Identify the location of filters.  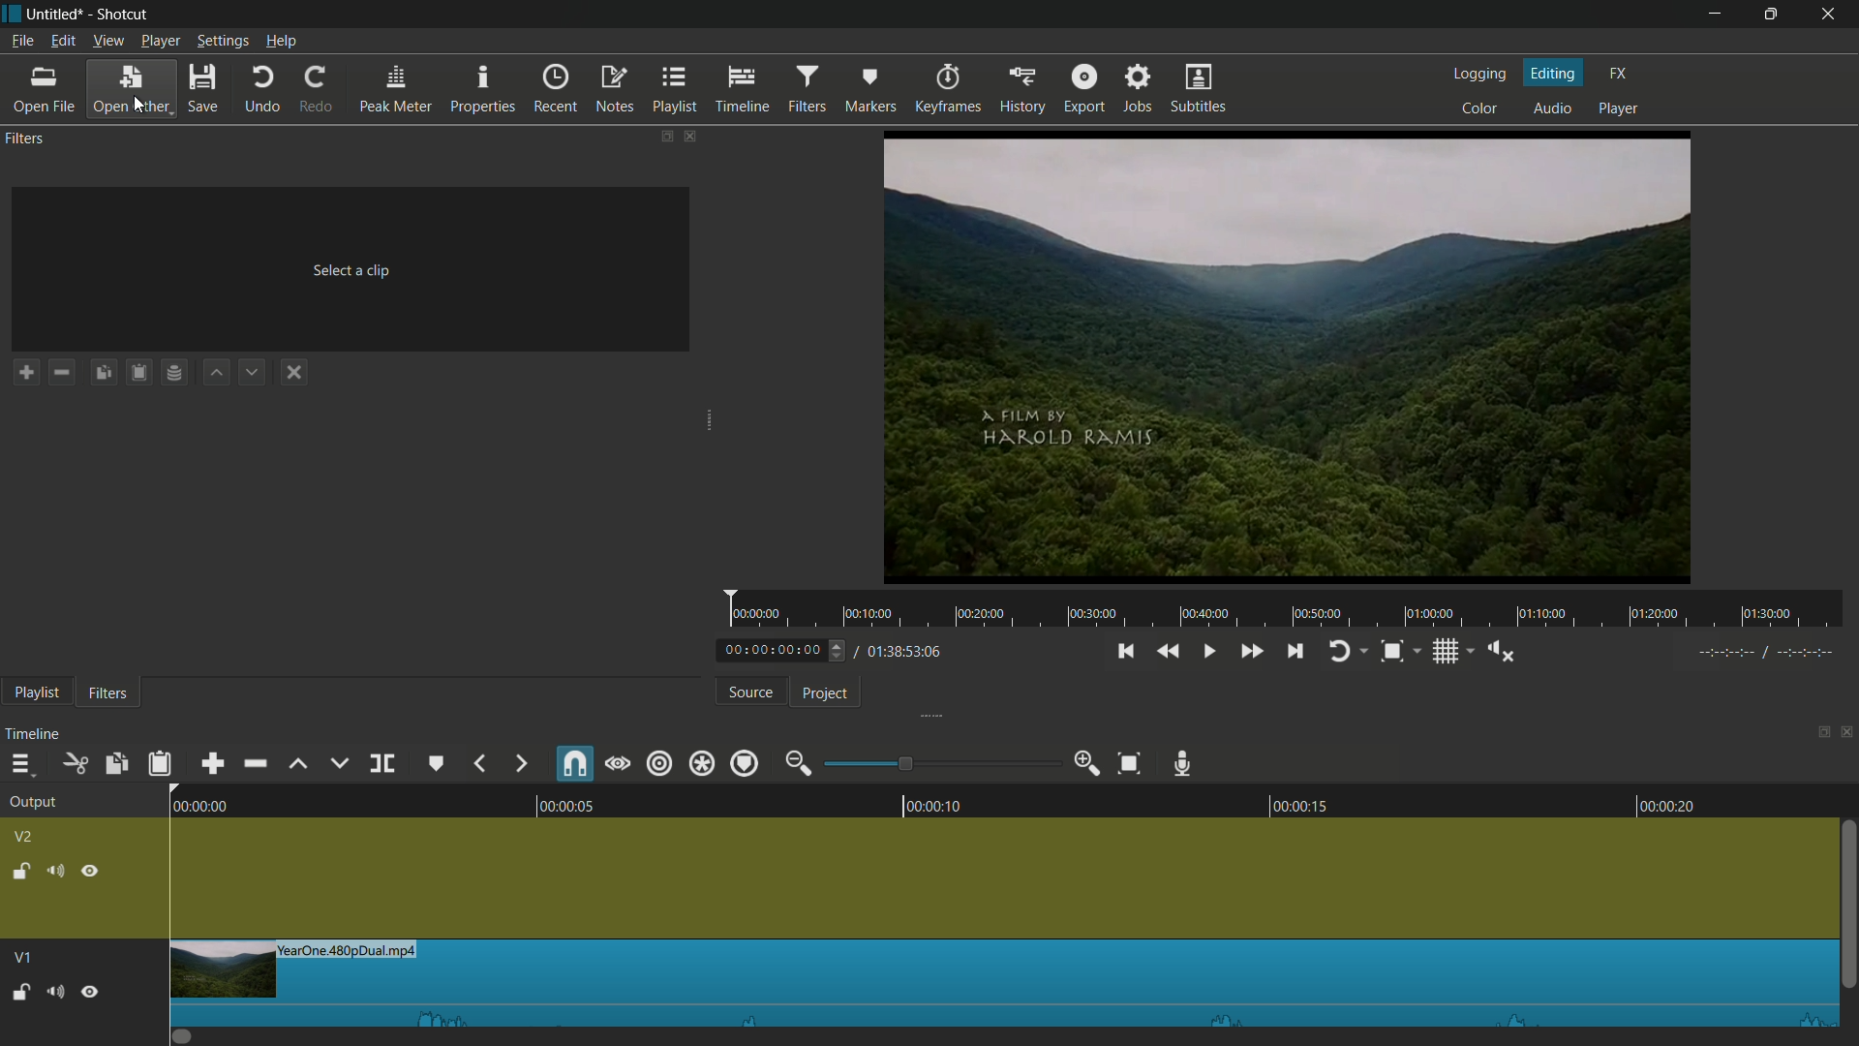
(27, 139).